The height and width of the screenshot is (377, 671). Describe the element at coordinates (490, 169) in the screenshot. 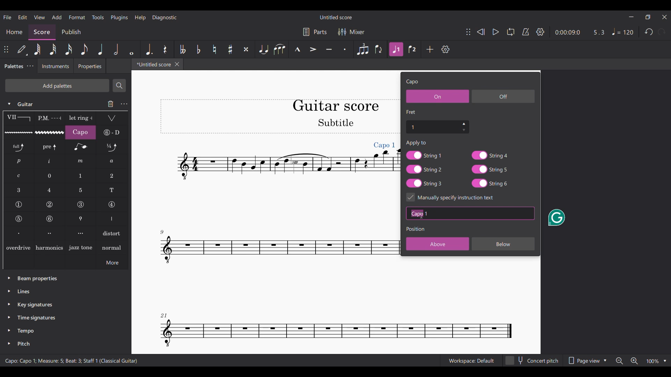

I see `String 5 toggle` at that location.